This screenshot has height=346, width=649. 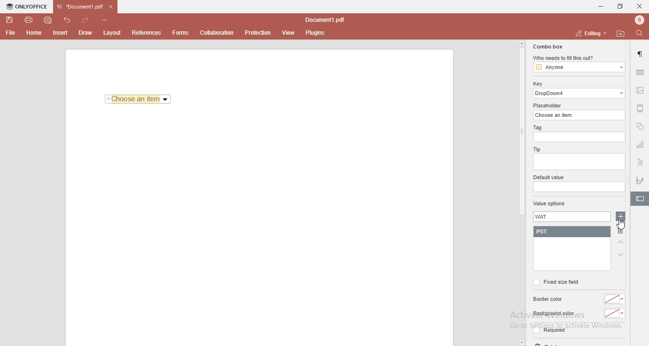 I want to click on cursor, so click(x=622, y=226).